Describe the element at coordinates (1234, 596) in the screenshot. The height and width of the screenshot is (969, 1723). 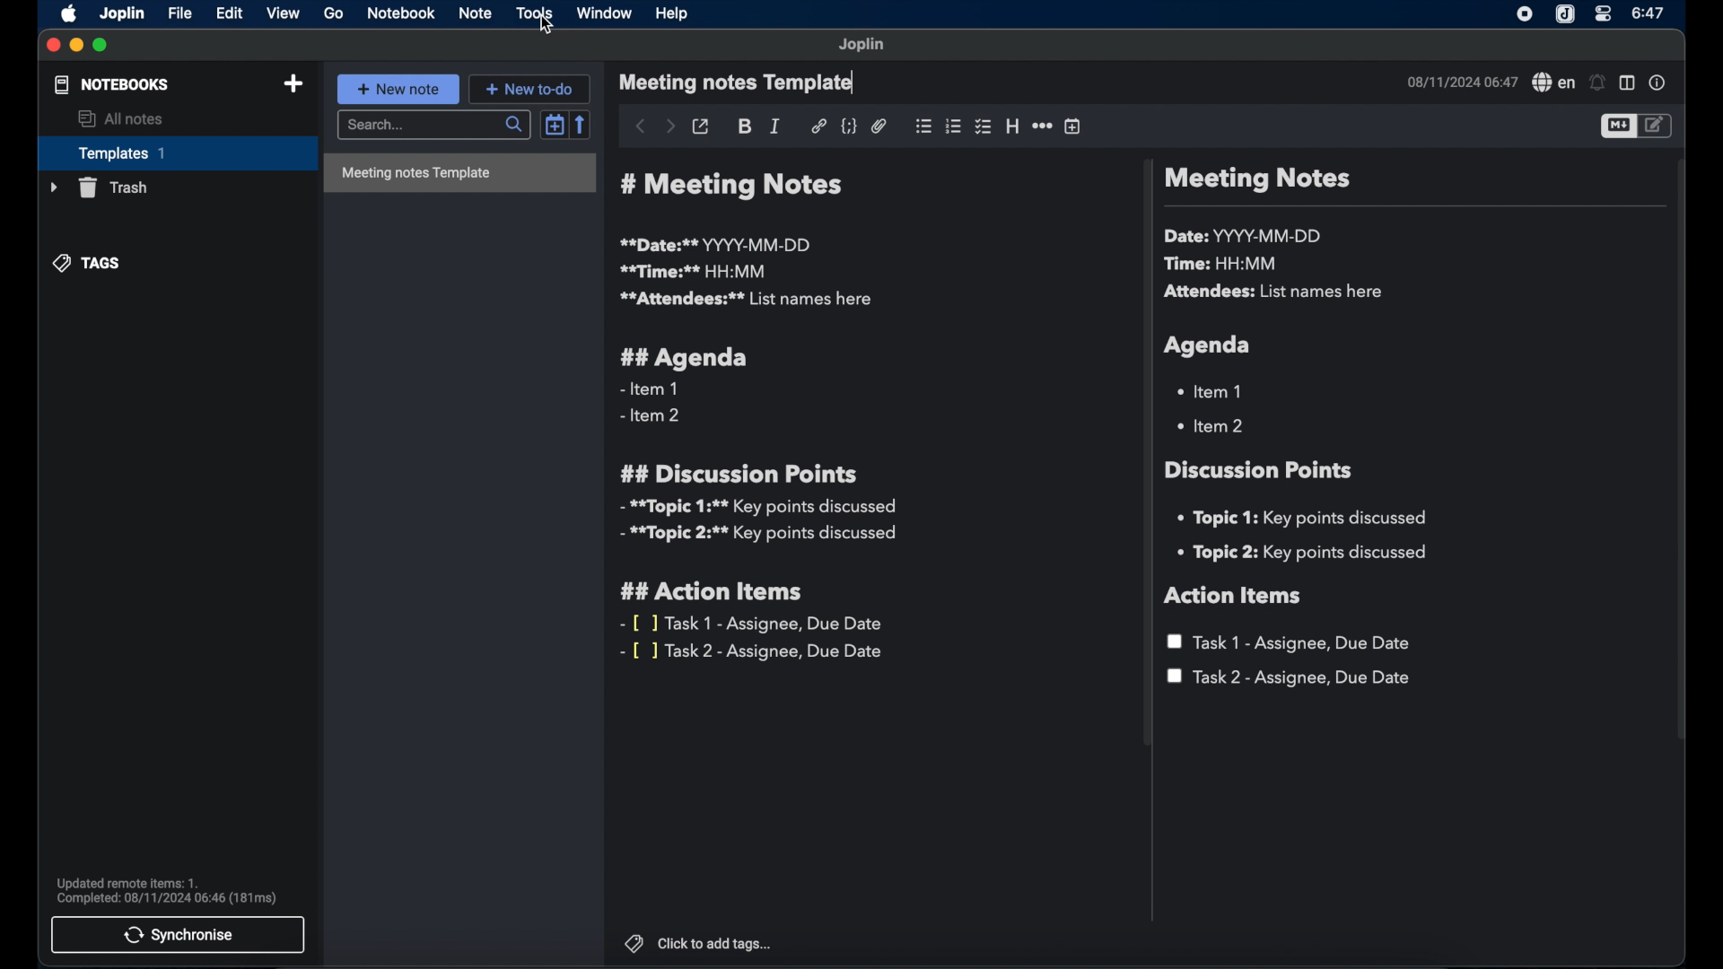
I see `action items` at that location.